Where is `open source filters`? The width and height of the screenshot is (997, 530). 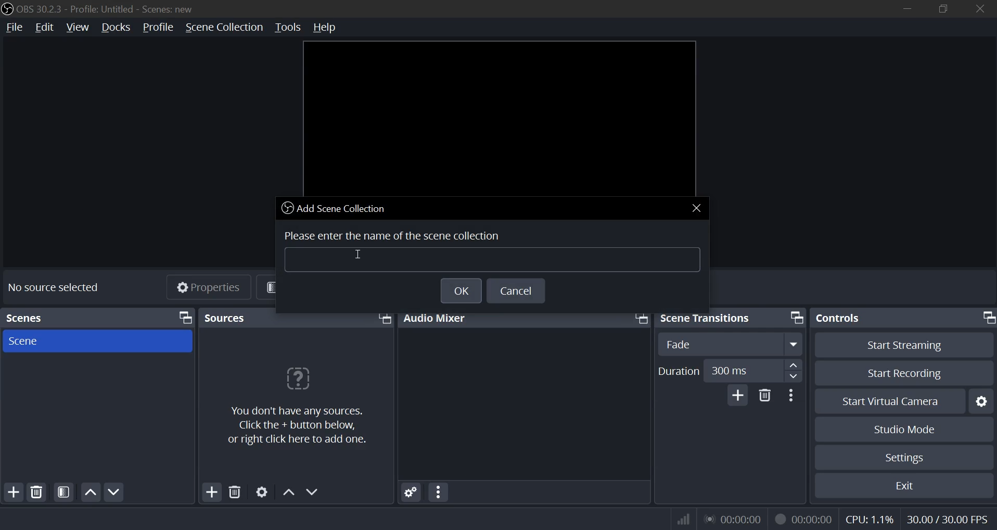 open source filters is located at coordinates (63, 492).